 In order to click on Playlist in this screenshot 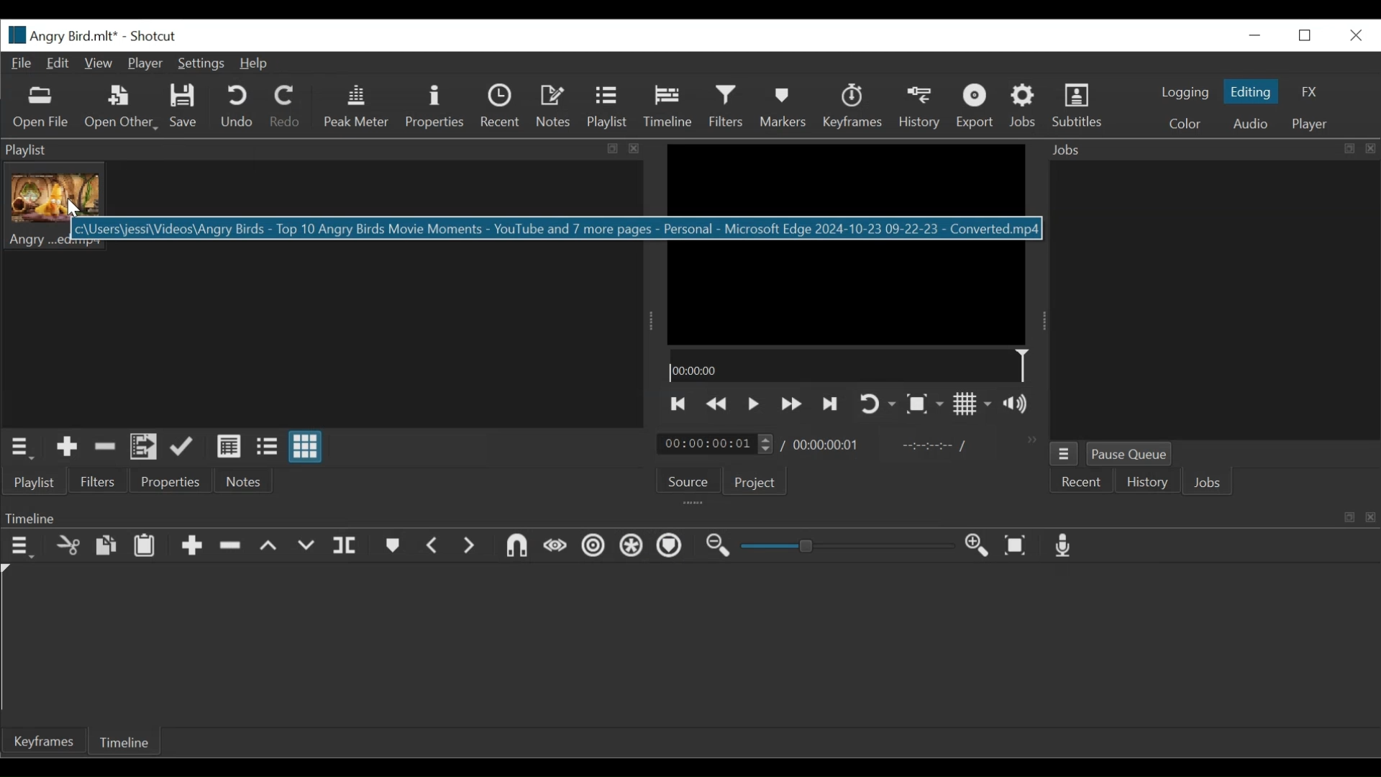, I will do `click(42, 481)`.